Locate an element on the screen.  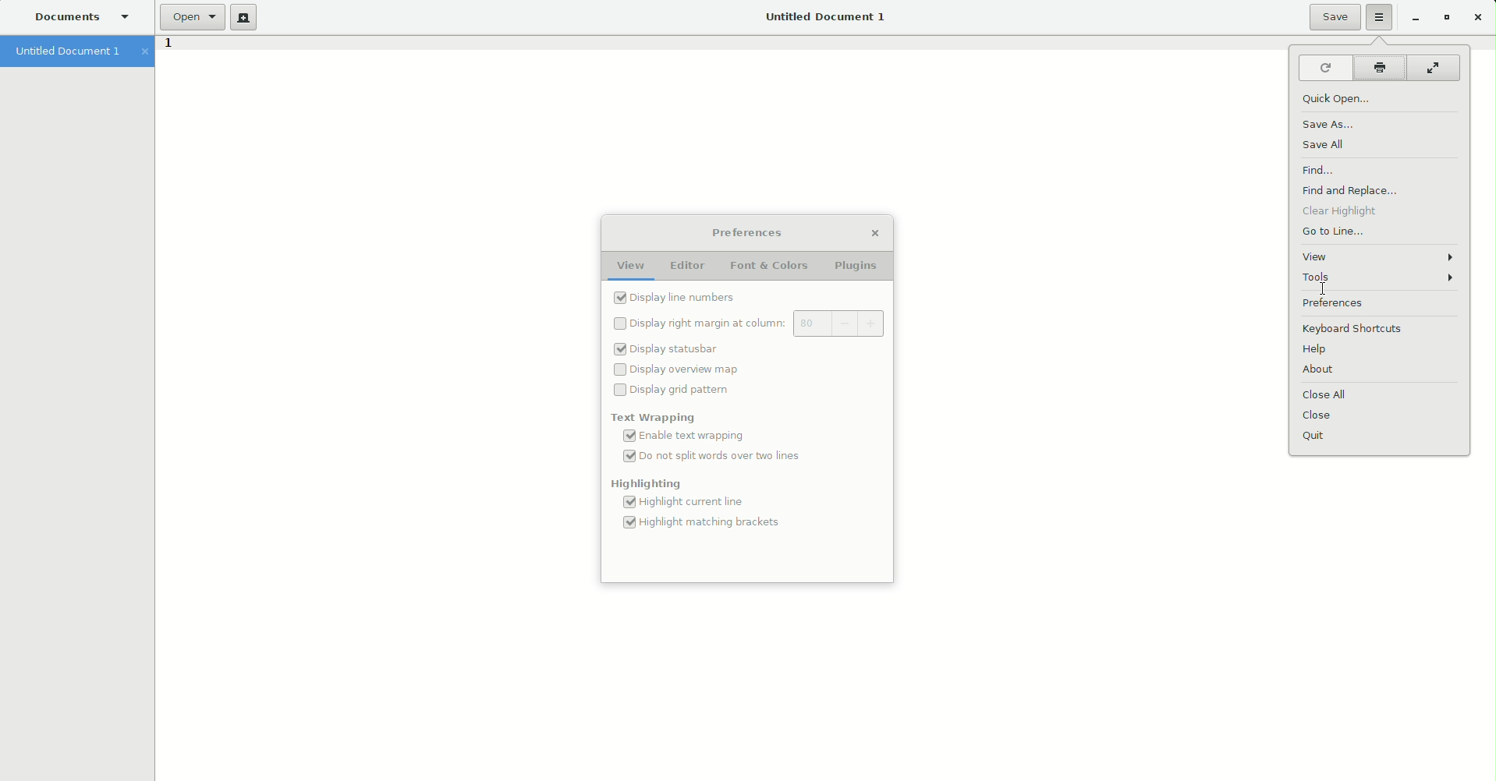
New is located at coordinates (243, 18).